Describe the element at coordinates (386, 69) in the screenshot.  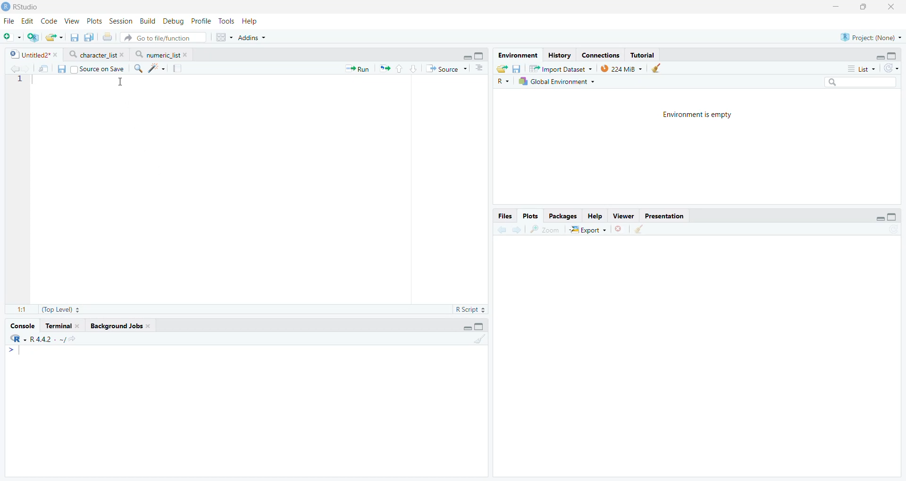
I see `Re-run previous code section` at that location.